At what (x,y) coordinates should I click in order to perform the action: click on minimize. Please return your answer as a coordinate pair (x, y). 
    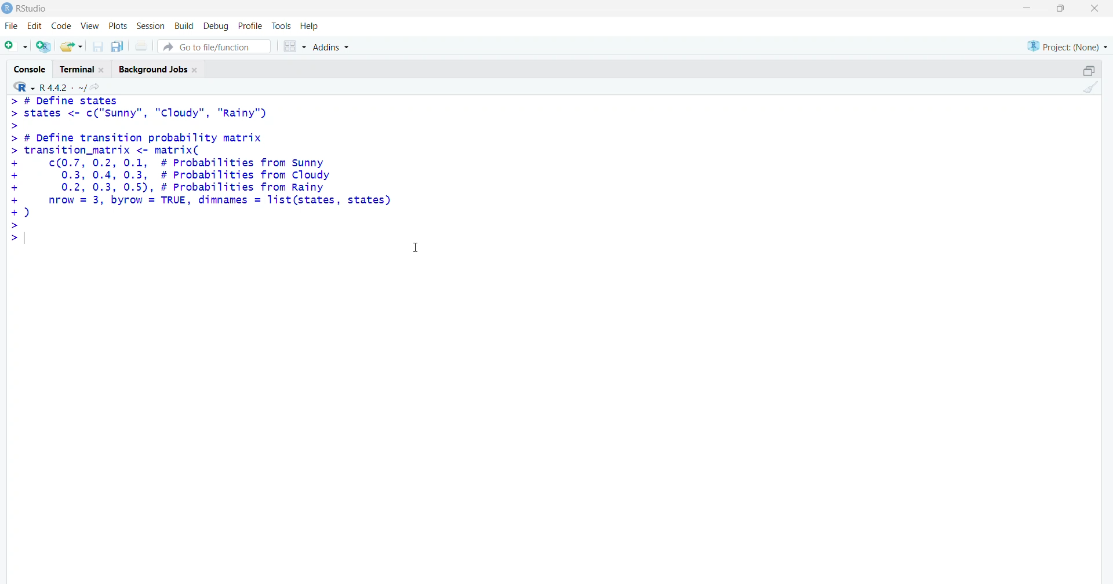
    Looking at the image, I should click on (1024, 8).